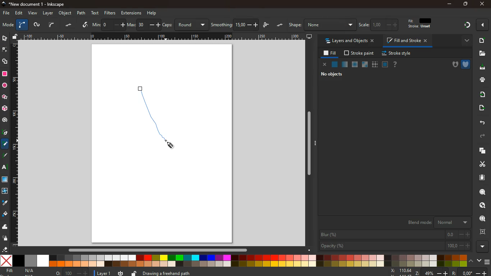 Image resolution: width=491 pixels, height=276 pixels. I want to click on min, so click(109, 24).